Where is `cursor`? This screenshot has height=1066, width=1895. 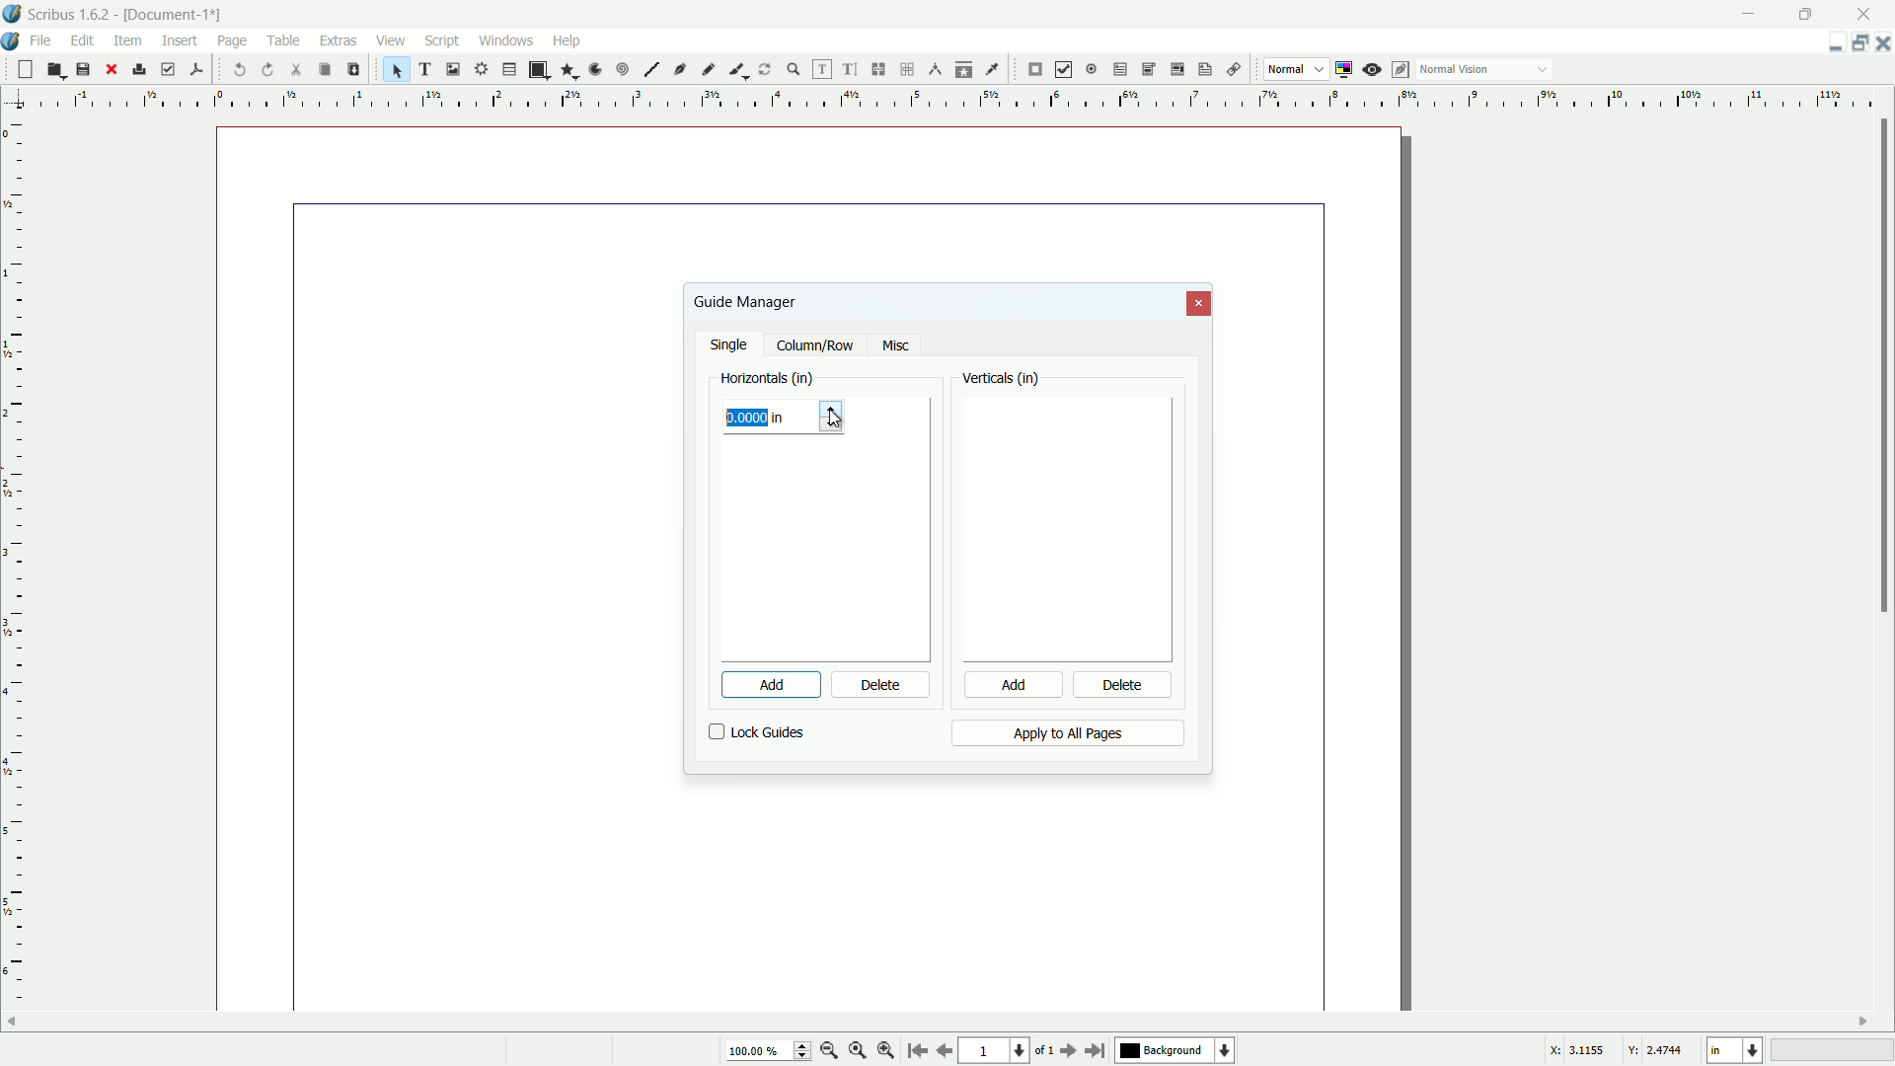 cursor is located at coordinates (818, 687).